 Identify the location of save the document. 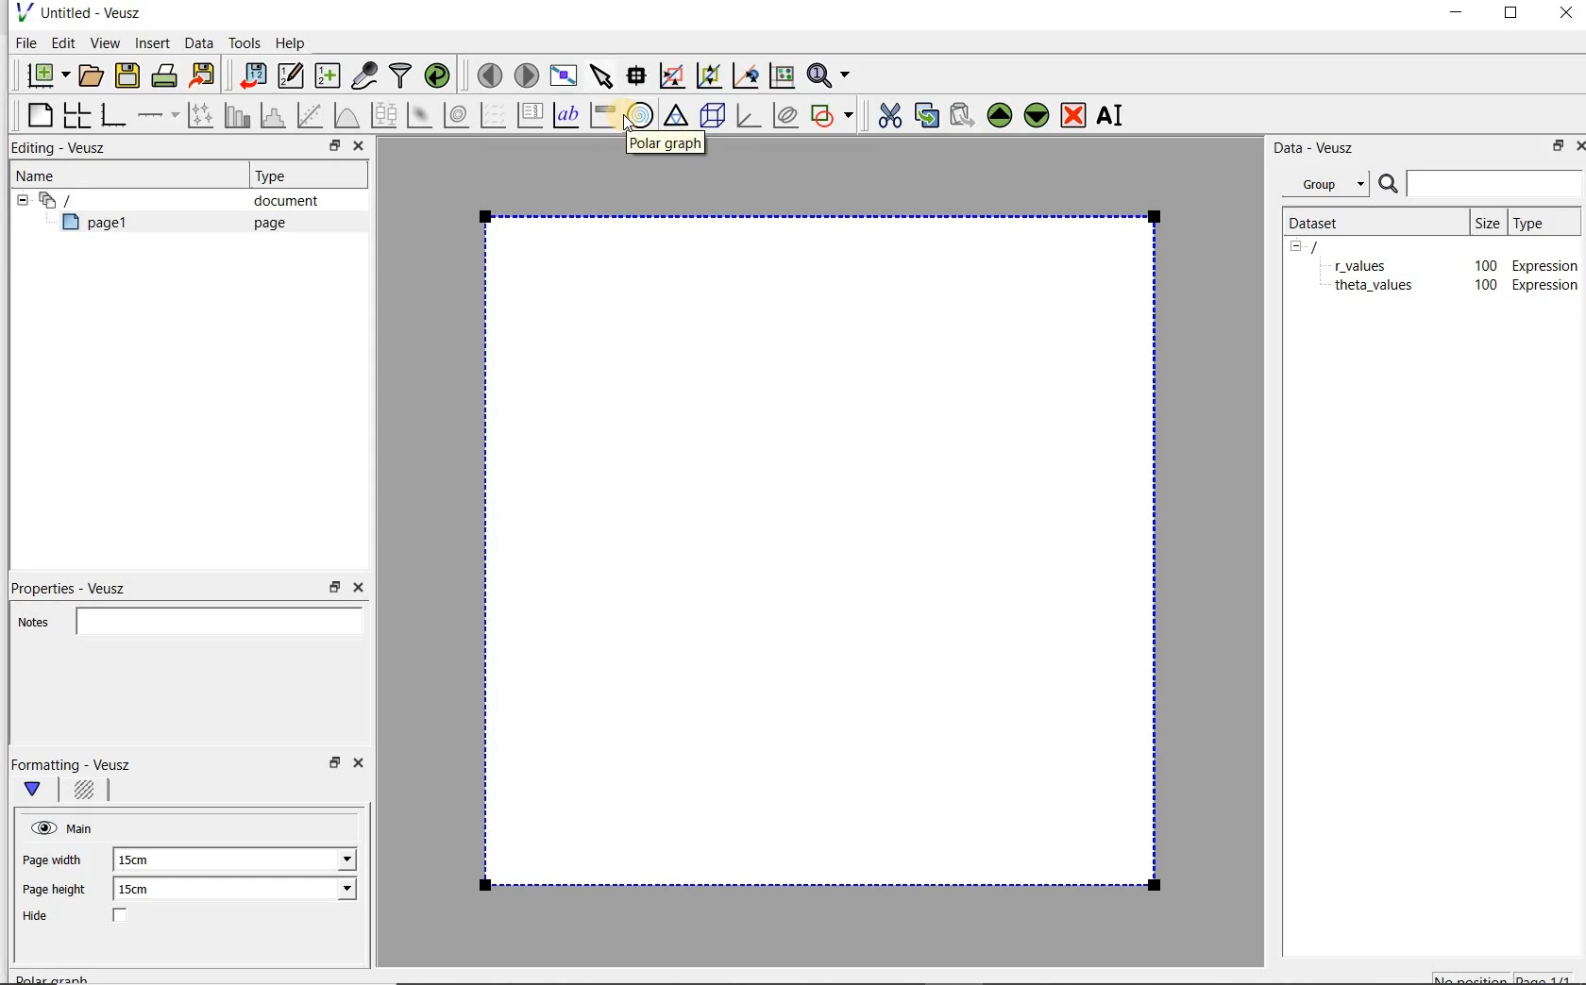
(132, 76).